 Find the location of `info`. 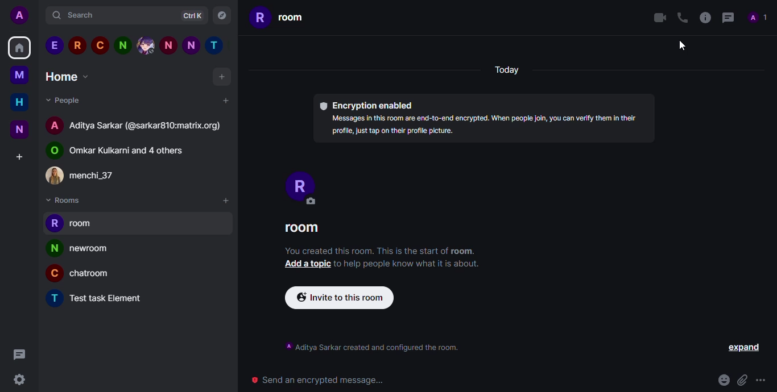

info is located at coordinates (704, 18).